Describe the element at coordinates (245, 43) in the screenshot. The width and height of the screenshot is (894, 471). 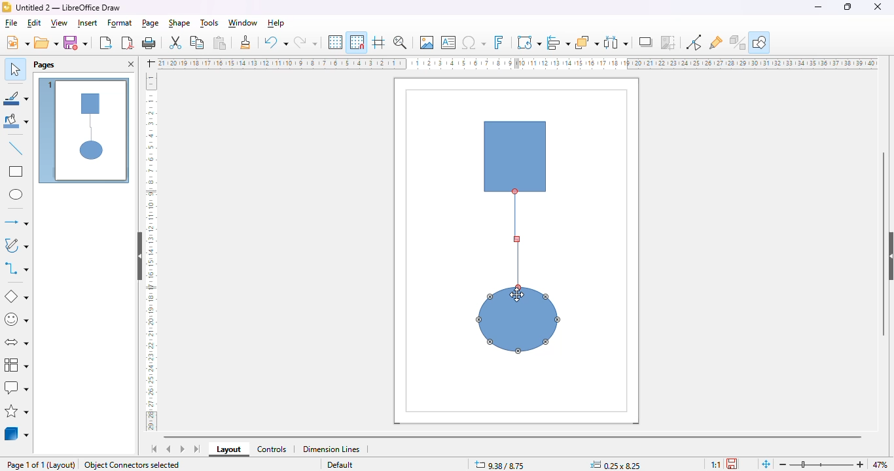
I see `clone formatting` at that location.